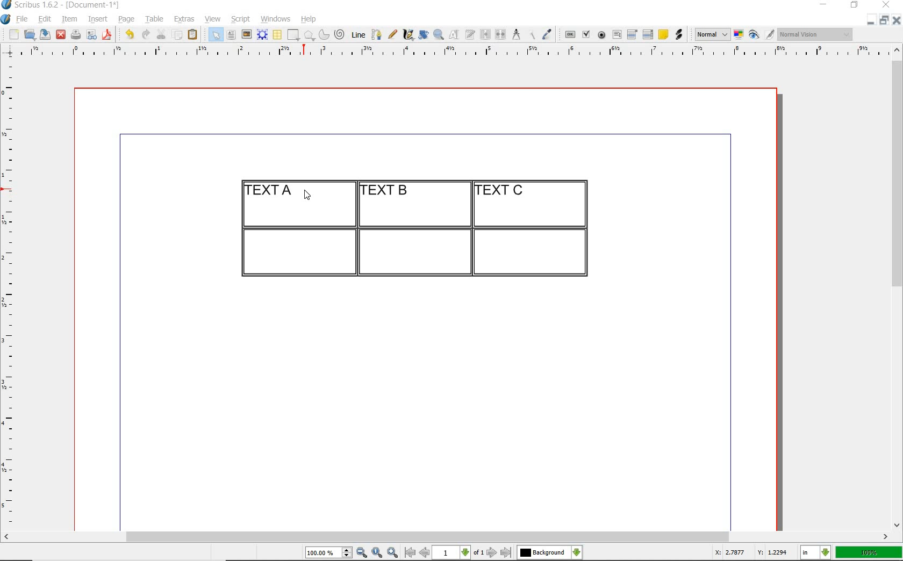  Describe the element at coordinates (240, 19) in the screenshot. I see `script` at that location.